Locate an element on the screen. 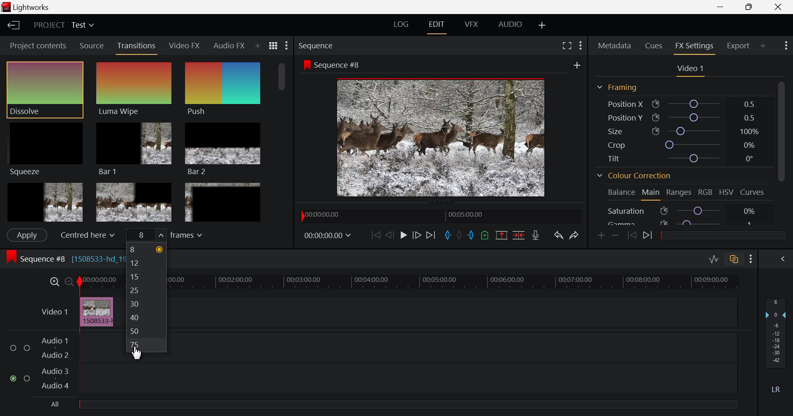 The width and height of the screenshot is (793, 416). Scroll Bar is located at coordinates (784, 150).